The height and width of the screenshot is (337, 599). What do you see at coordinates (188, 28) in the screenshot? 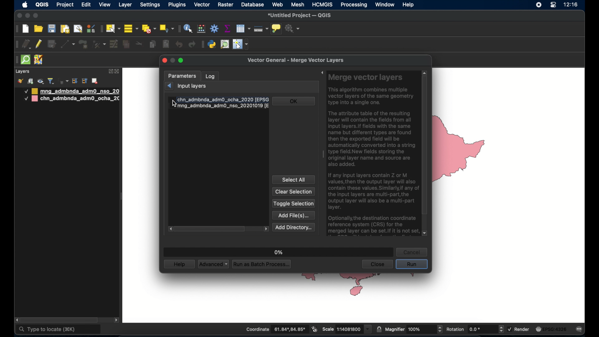
I see `identify features` at bounding box center [188, 28].